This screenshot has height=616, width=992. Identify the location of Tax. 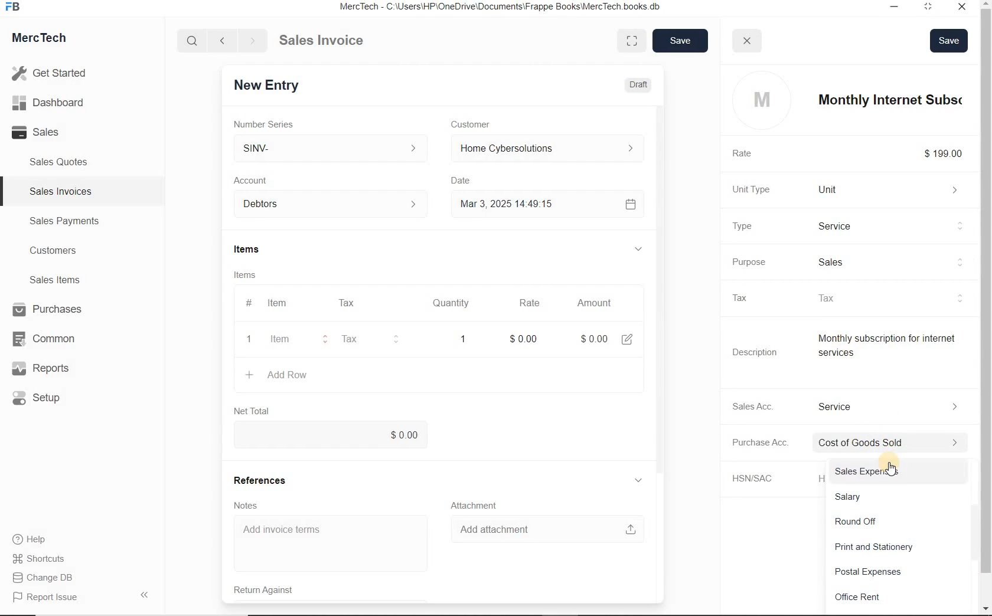
(751, 297).